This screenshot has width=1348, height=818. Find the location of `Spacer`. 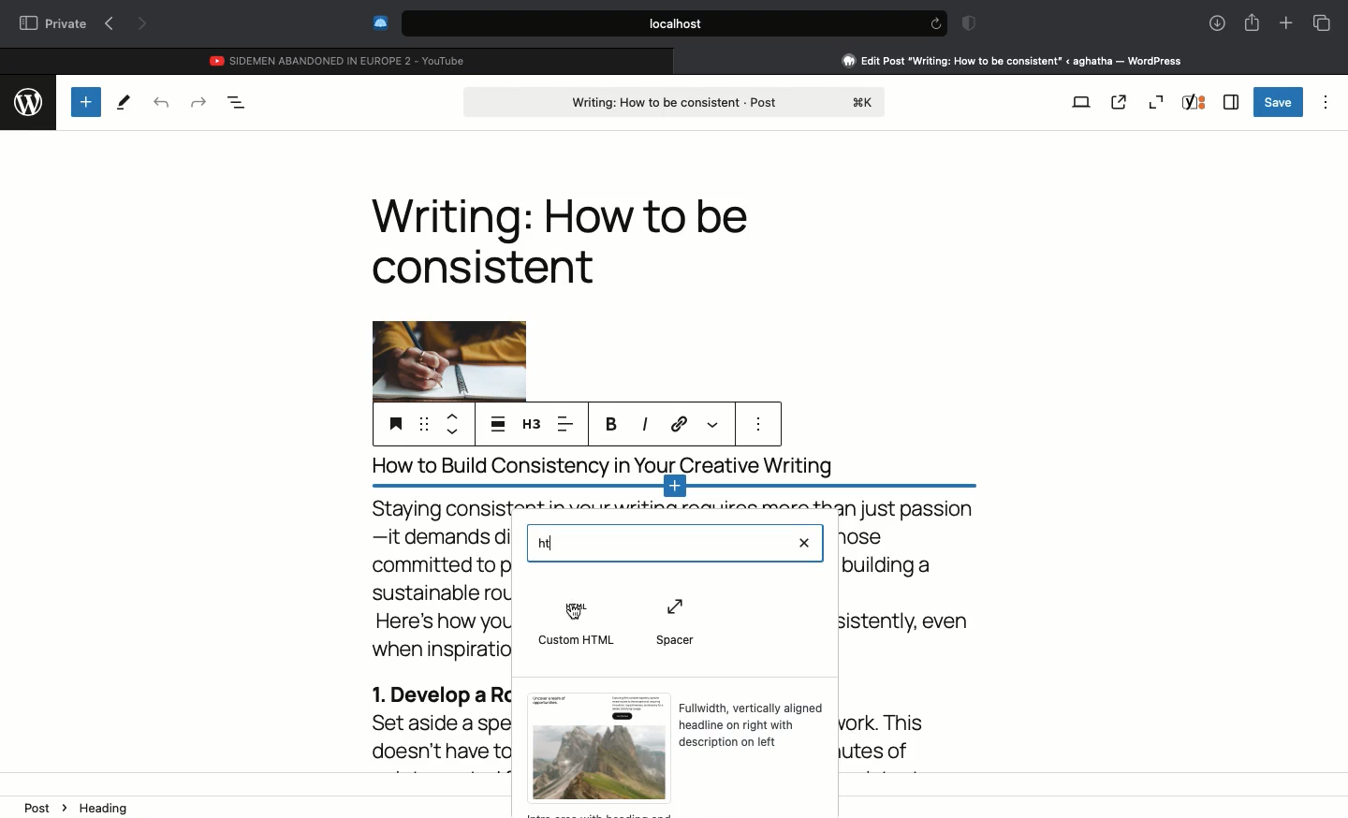

Spacer is located at coordinates (673, 625).